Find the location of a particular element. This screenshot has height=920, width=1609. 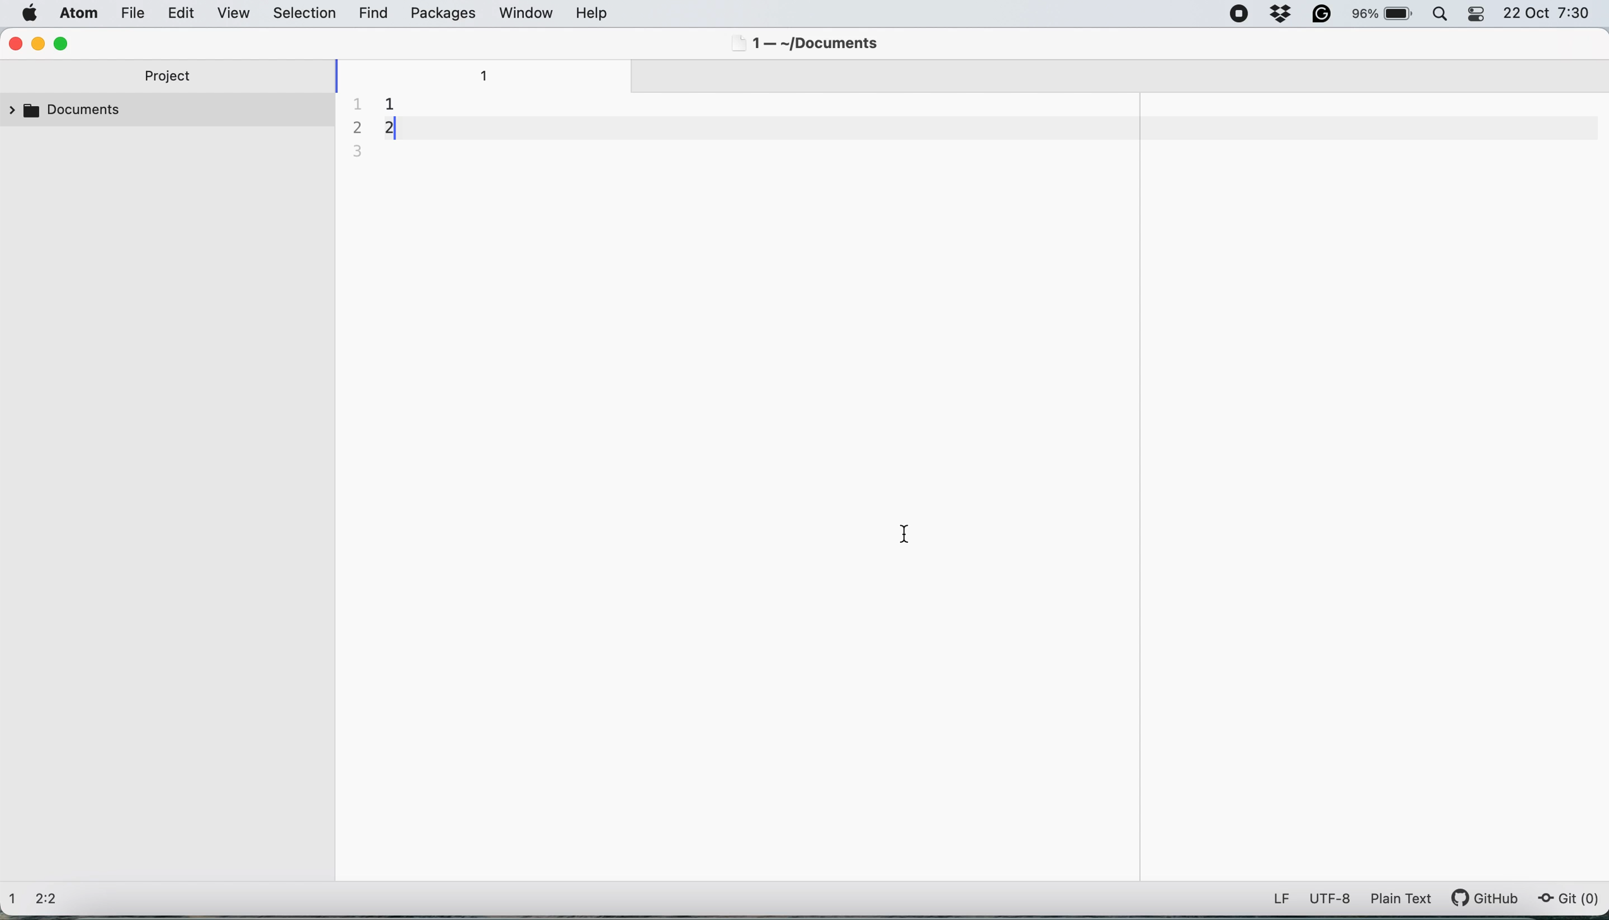

file is located at coordinates (141, 13).